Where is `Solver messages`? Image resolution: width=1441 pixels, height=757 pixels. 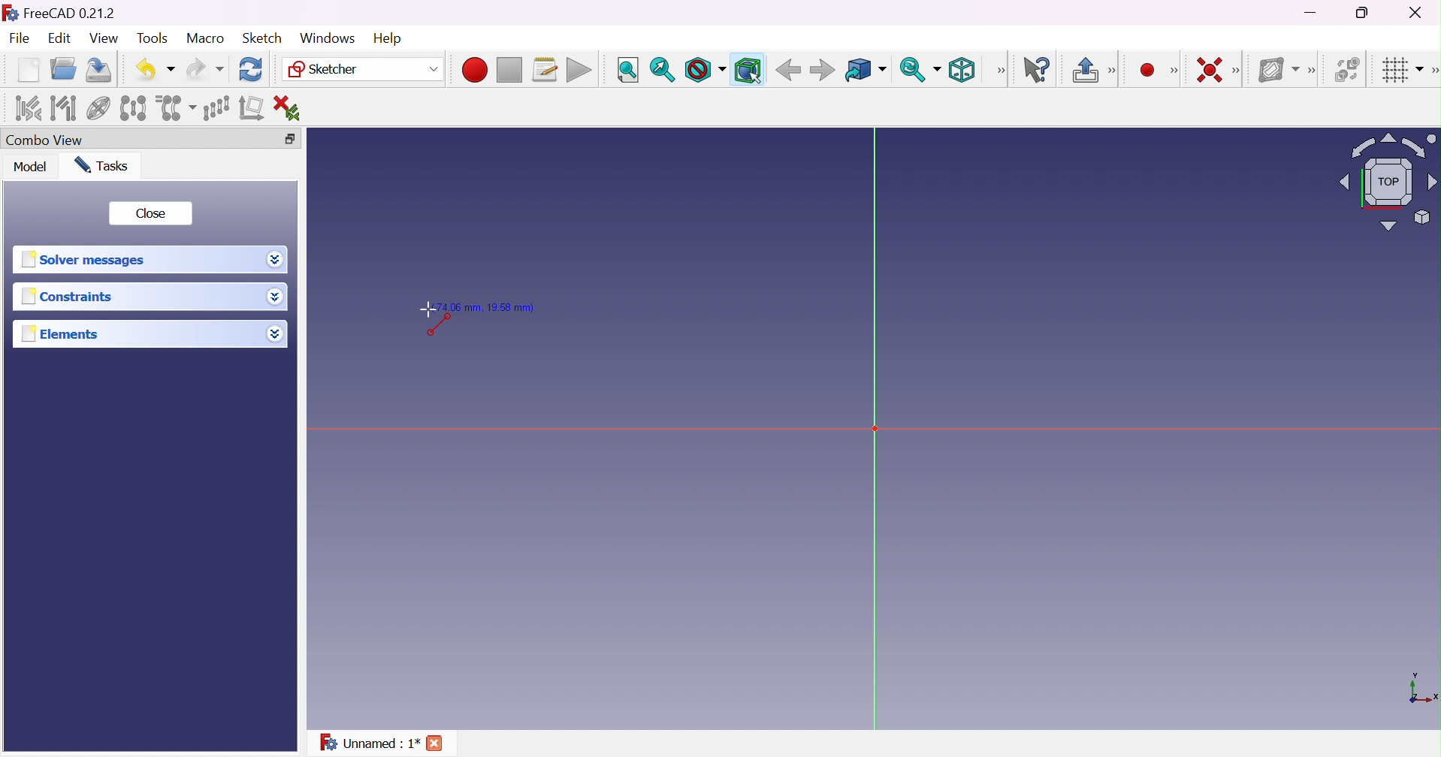 Solver messages is located at coordinates (88, 259).